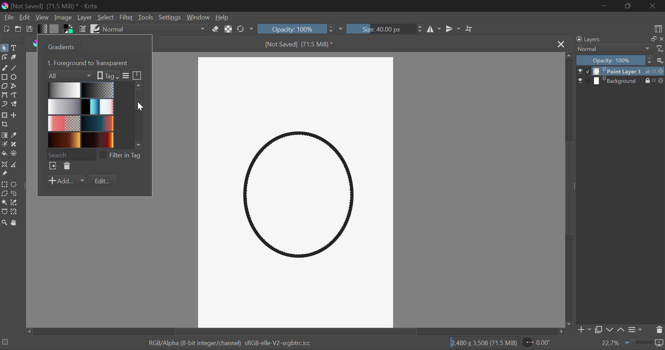 This screenshot has width=665, height=350. Describe the element at coordinates (637, 330) in the screenshot. I see `Settings` at that location.